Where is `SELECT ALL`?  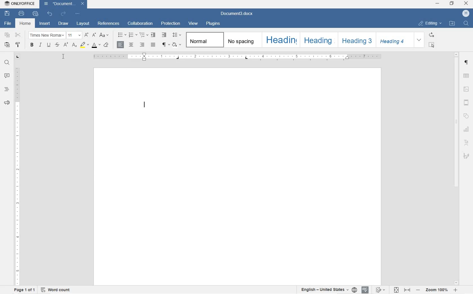
SELECT ALL is located at coordinates (432, 45).